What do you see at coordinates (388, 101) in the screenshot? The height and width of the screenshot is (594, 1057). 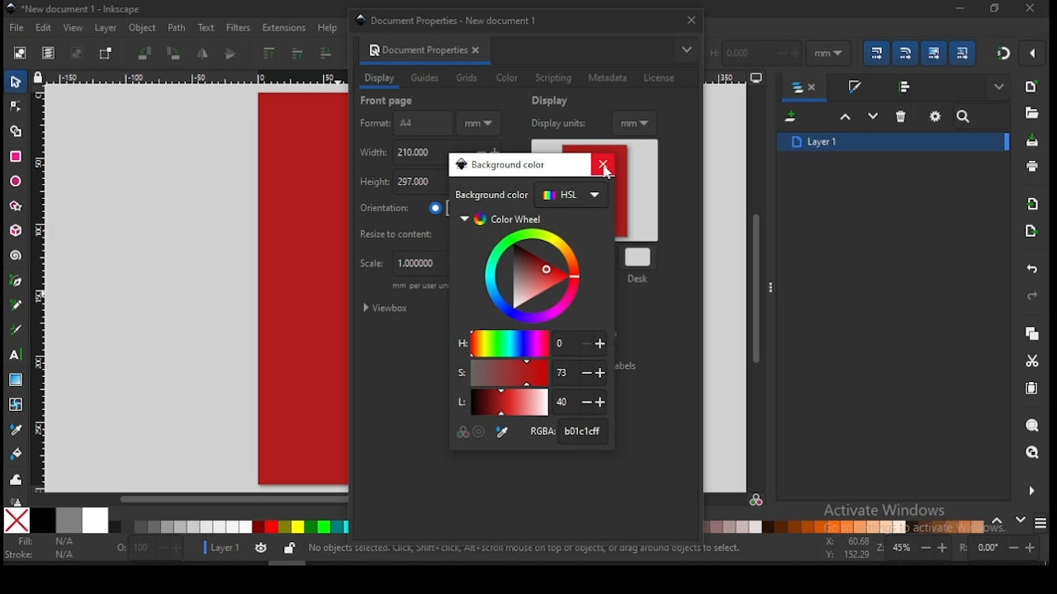 I see `front page` at bounding box center [388, 101].